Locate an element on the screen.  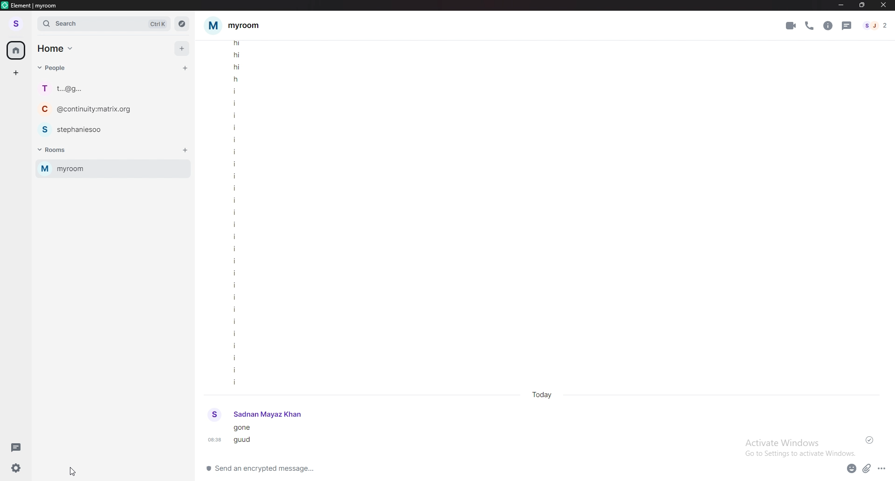
people is located at coordinates (54, 67).